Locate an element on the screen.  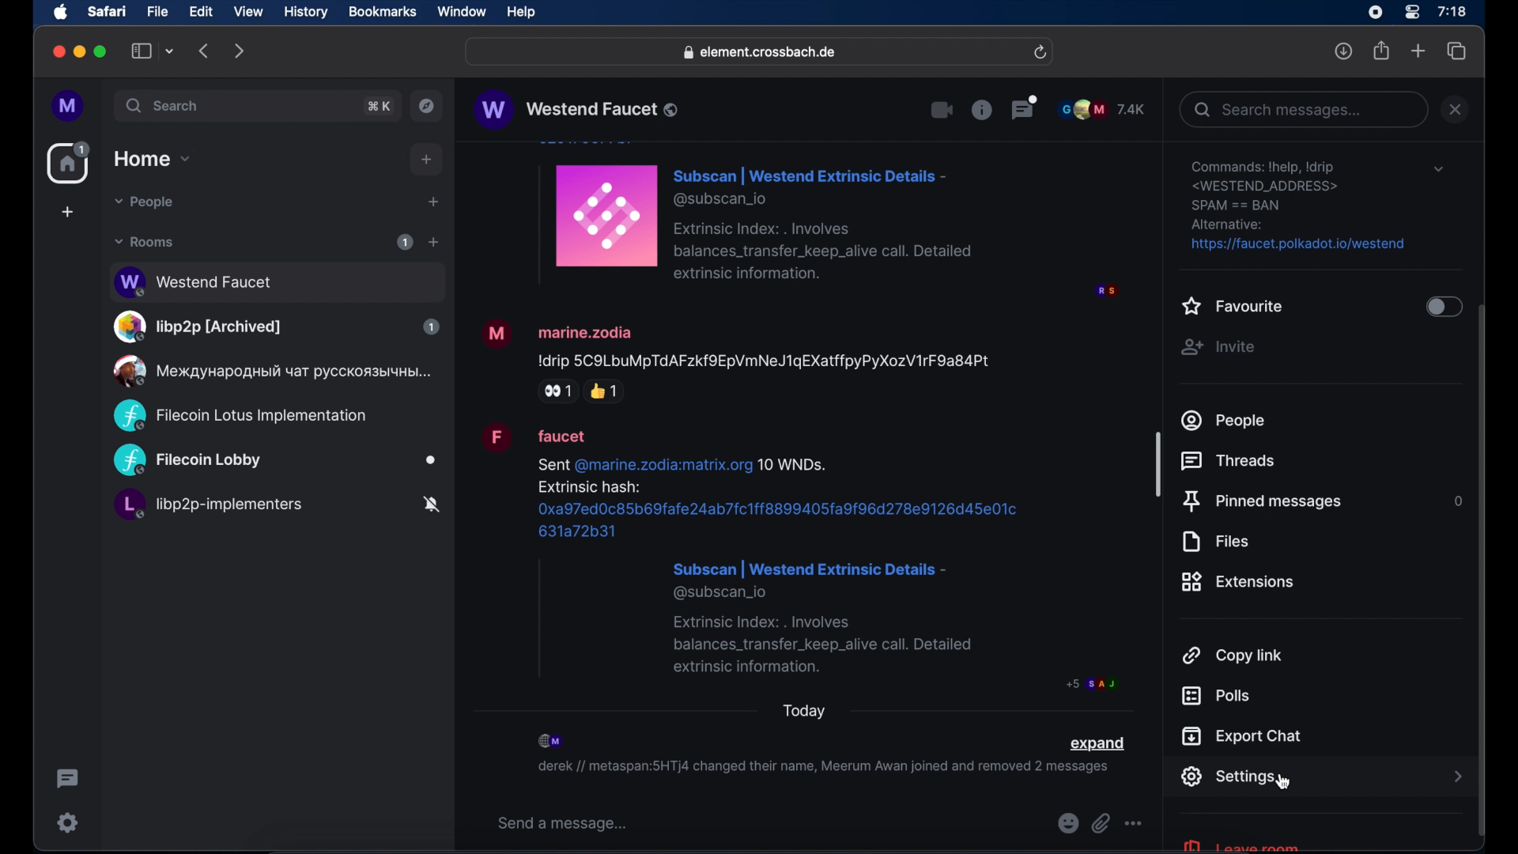
invite is located at coordinates (1218, 347).